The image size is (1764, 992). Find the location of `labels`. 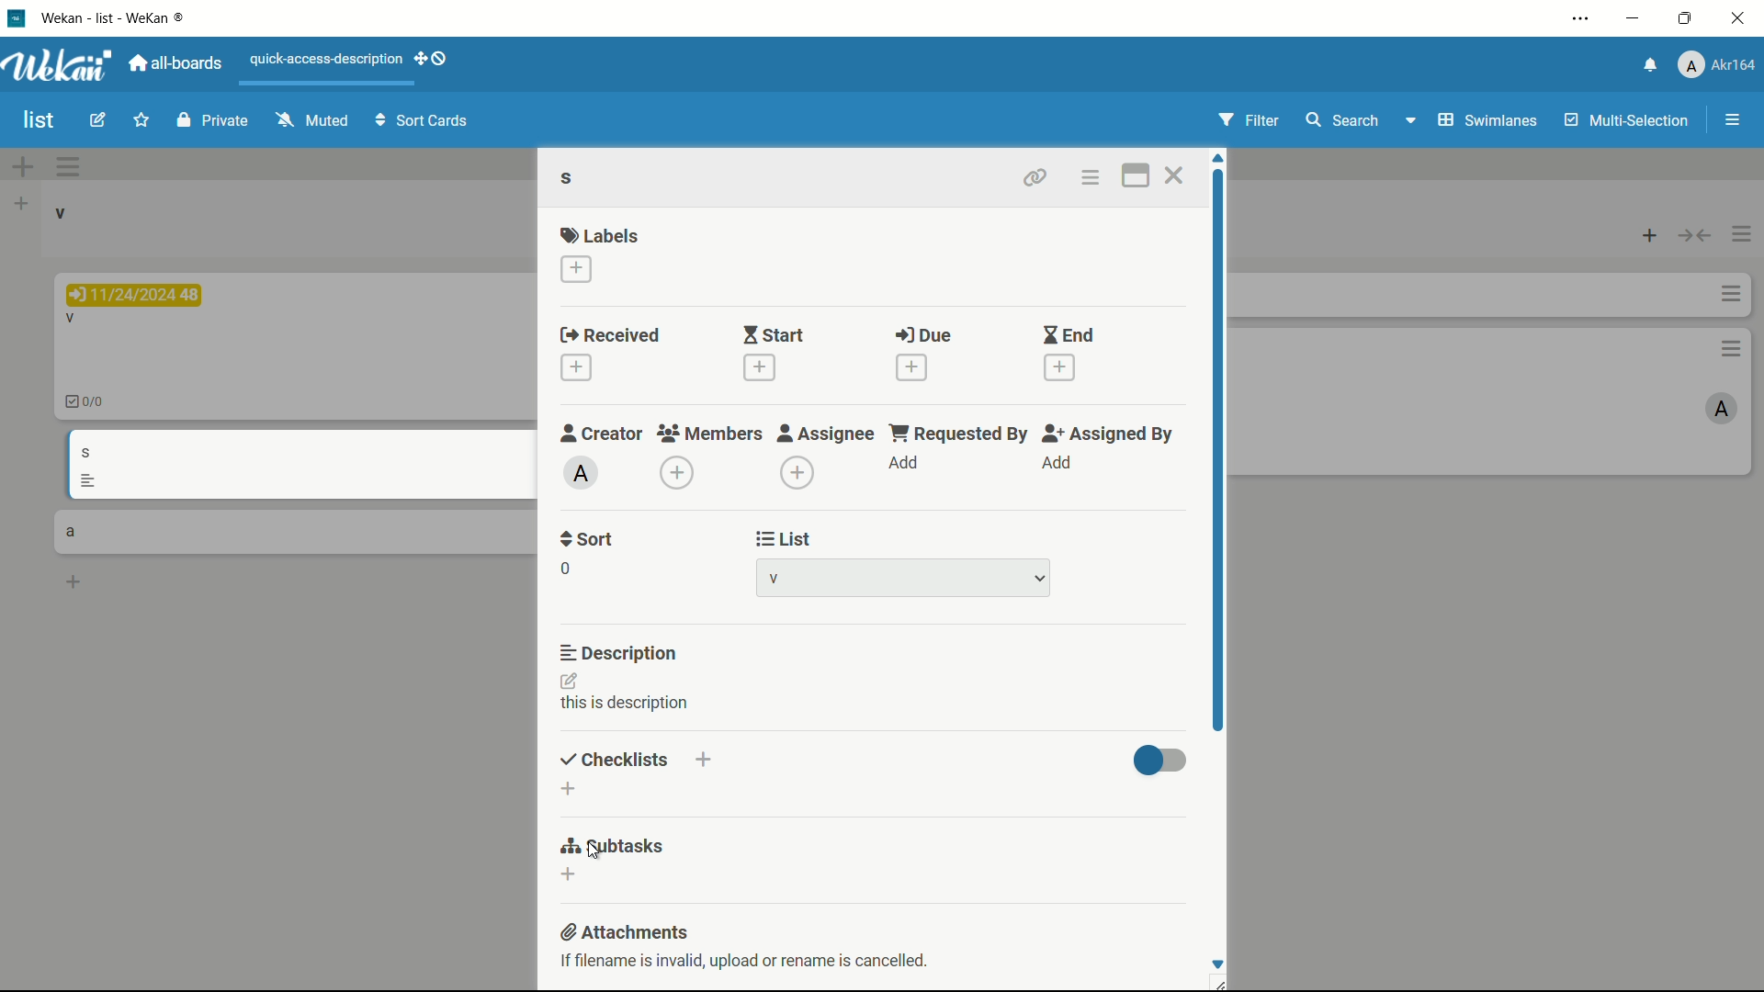

labels is located at coordinates (603, 235).